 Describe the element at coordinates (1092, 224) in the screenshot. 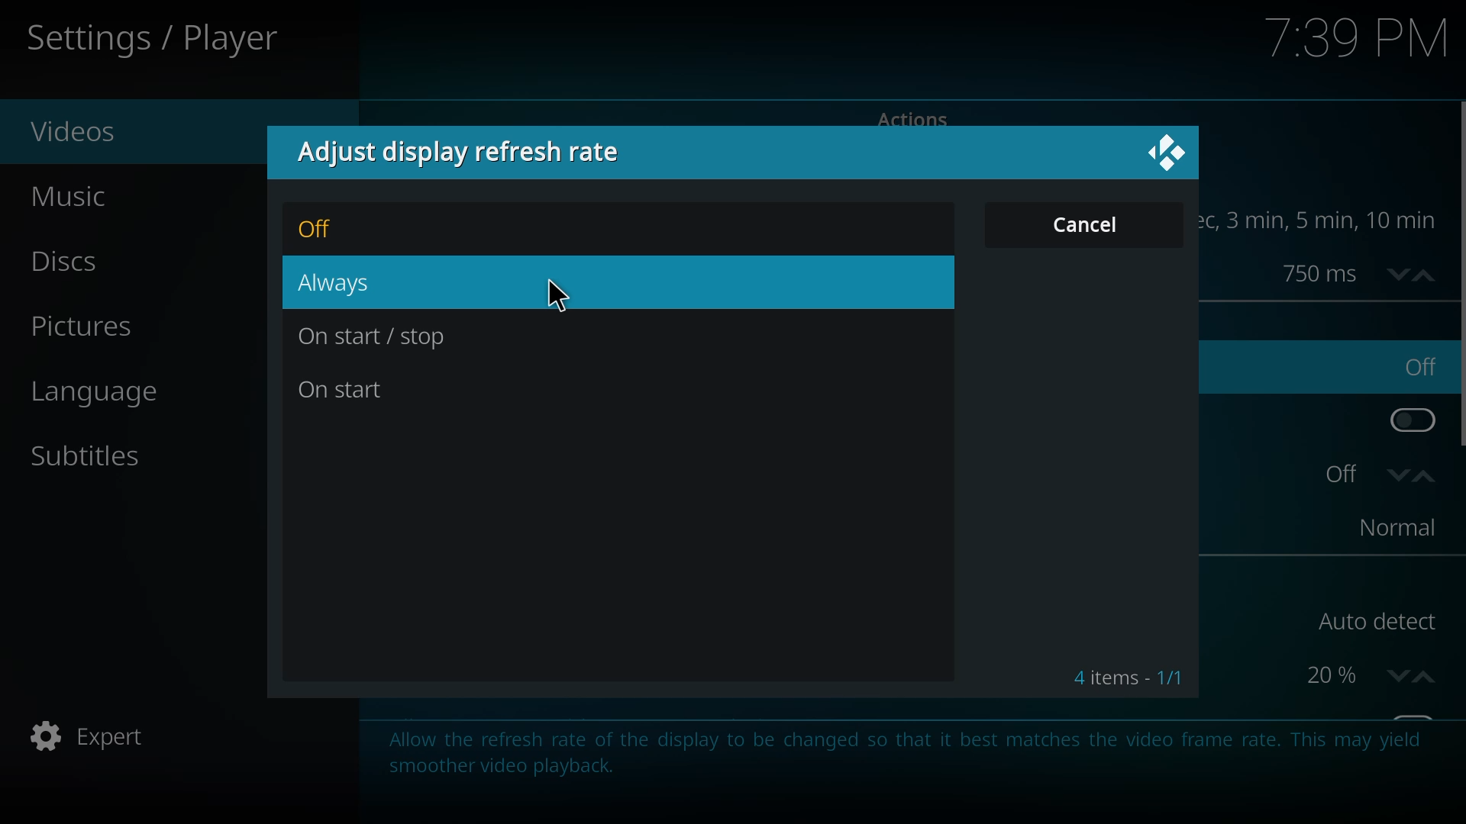

I see `cancel` at that location.